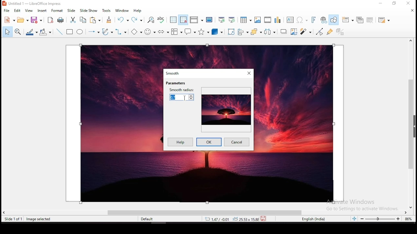  Describe the element at coordinates (176, 32) in the screenshot. I see `flowchart` at that location.